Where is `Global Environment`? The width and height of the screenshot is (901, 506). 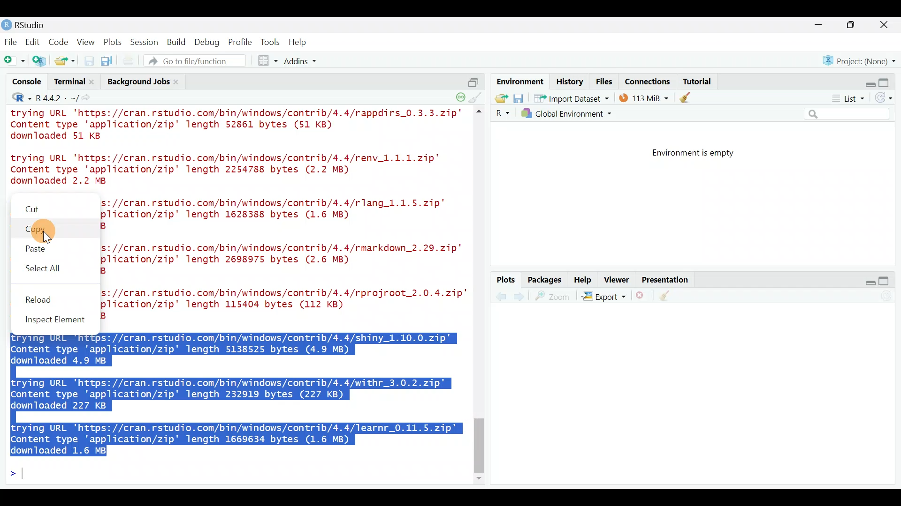 Global Environment is located at coordinates (574, 113).